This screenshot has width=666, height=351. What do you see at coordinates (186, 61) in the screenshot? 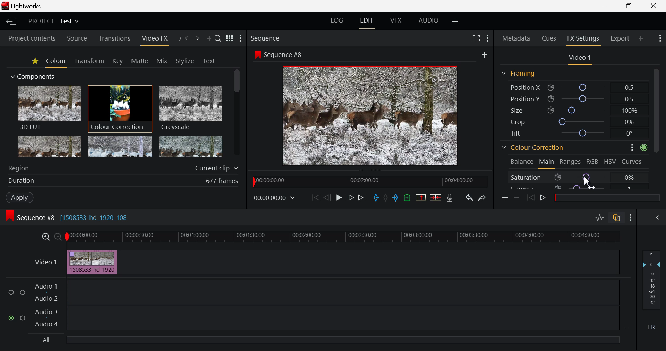
I see `Stylize` at bounding box center [186, 61].